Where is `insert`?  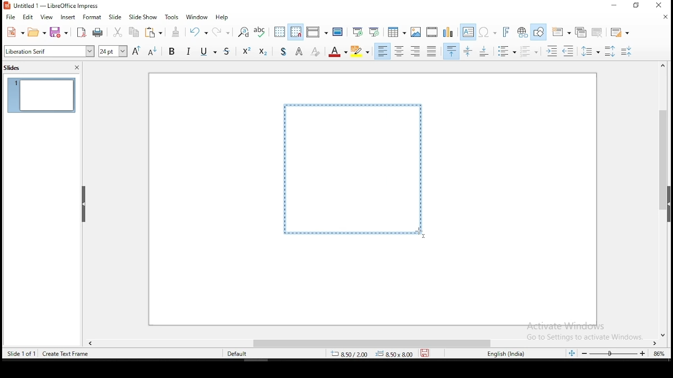 insert is located at coordinates (69, 18).